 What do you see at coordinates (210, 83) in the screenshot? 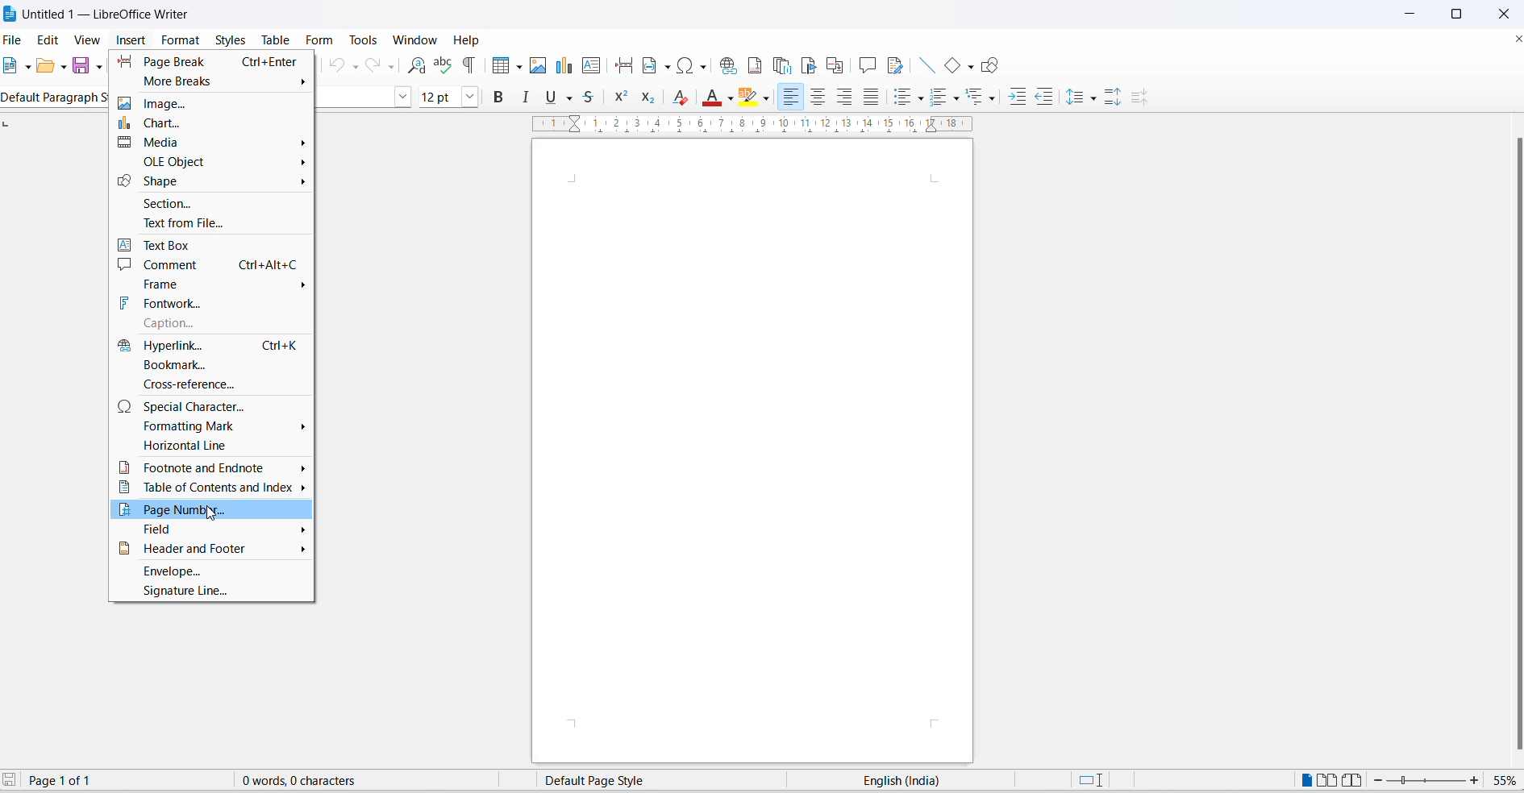
I see `more breaks` at bounding box center [210, 83].